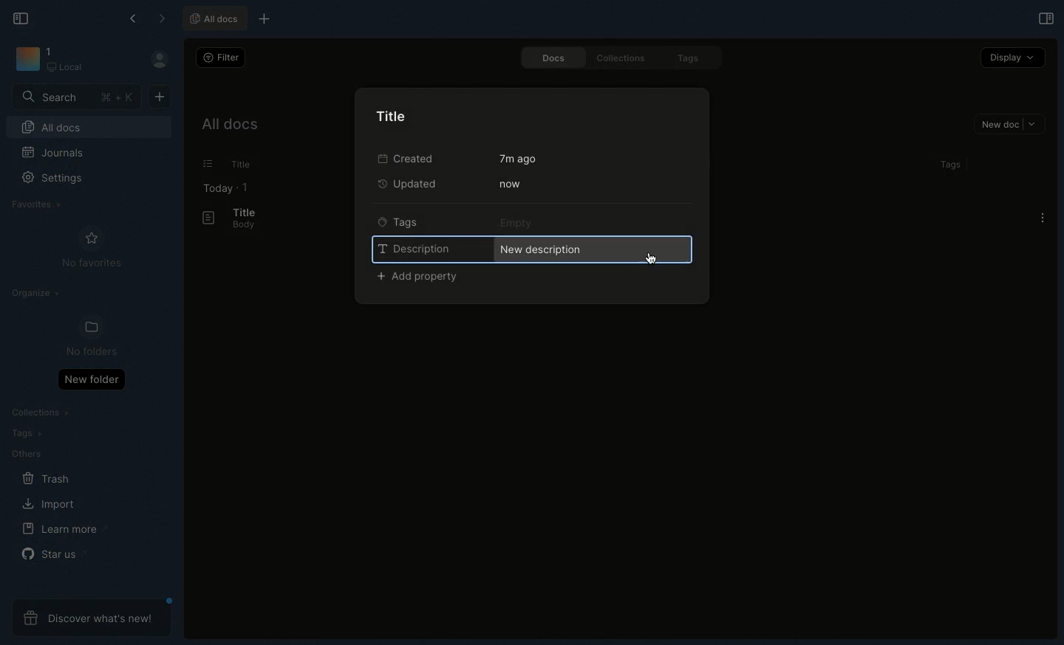 The image size is (1064, 645). What do you see at coordinates (21, 17) in the screenshot?
I see `Collapse sidebar` at bounding box center [21, 17].